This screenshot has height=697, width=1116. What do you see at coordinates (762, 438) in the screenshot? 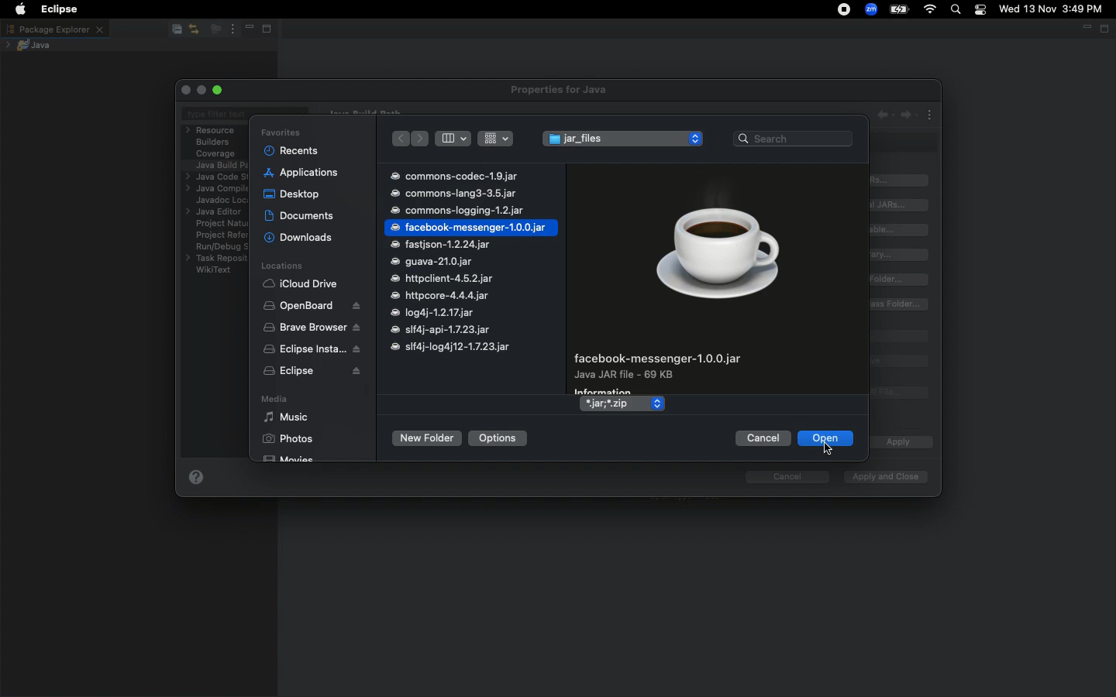
I see `Cancel` at bounding box center [762, 438].